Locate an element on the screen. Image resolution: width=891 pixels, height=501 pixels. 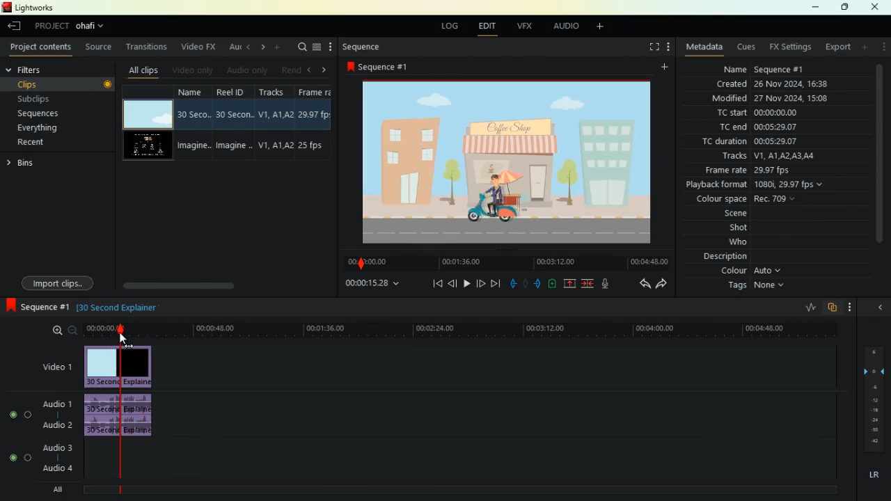
left is located at coordinates (310, 71).